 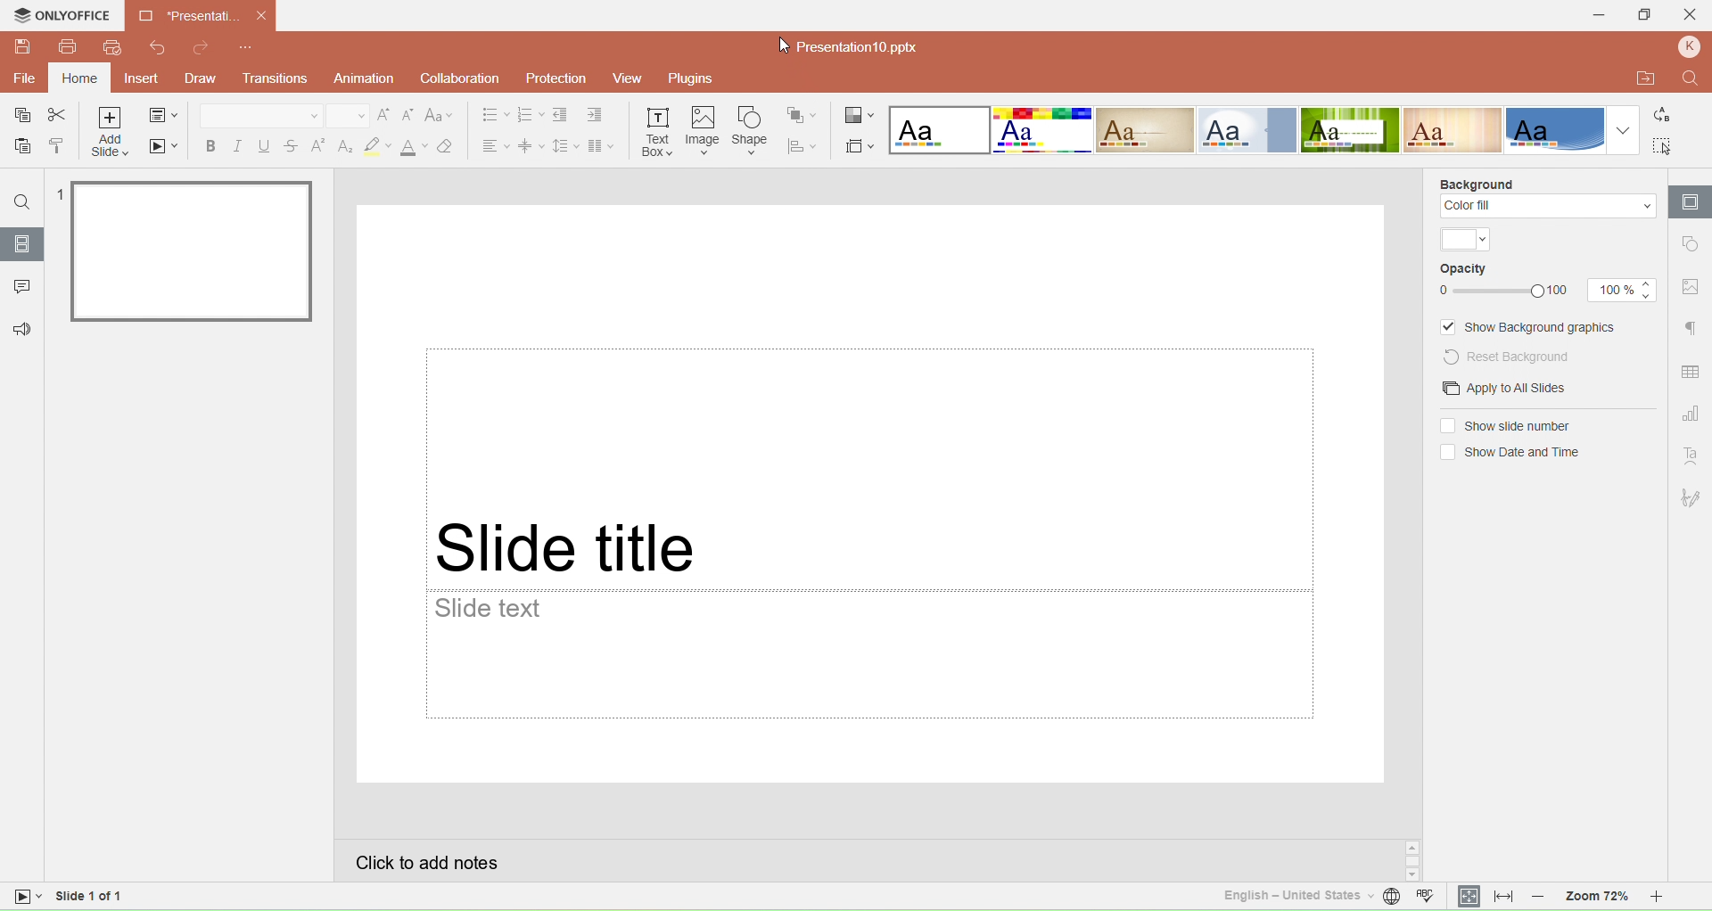 I want to click on (un)select Show date and time, so click(x=1508, y=453).